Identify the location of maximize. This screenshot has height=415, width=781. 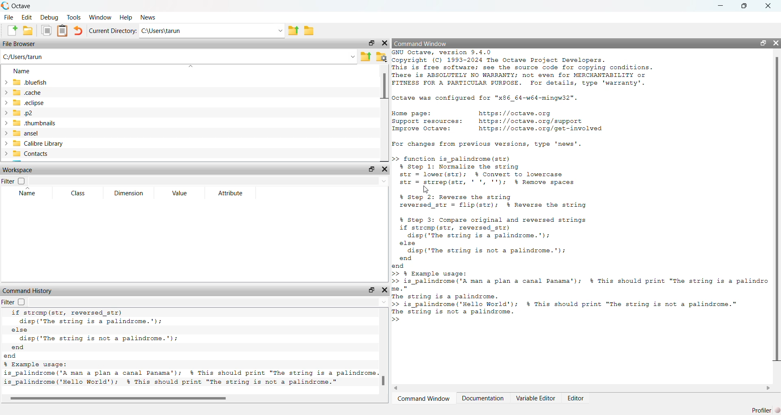
(746, 5).